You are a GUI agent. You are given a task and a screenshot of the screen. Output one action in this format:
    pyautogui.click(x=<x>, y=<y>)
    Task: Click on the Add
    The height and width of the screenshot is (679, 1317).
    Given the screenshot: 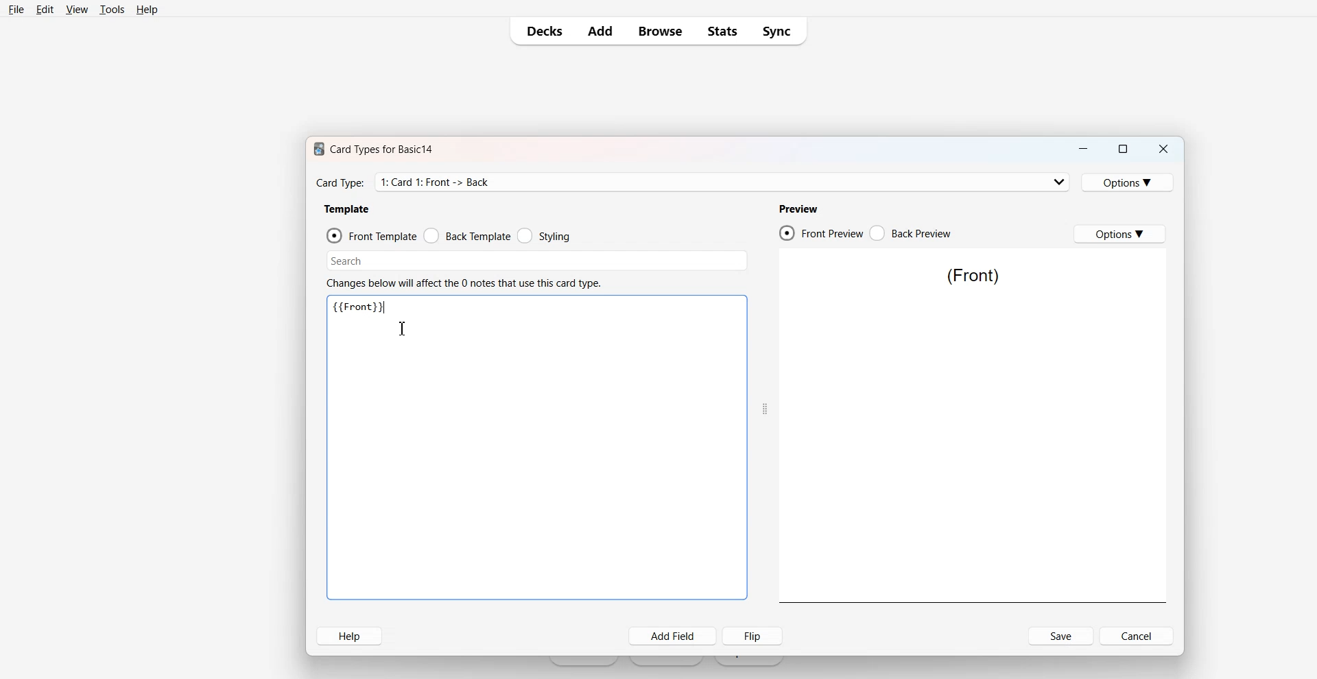 What is the action you would take?
    pyautogui.click(x=602, y=32)
    